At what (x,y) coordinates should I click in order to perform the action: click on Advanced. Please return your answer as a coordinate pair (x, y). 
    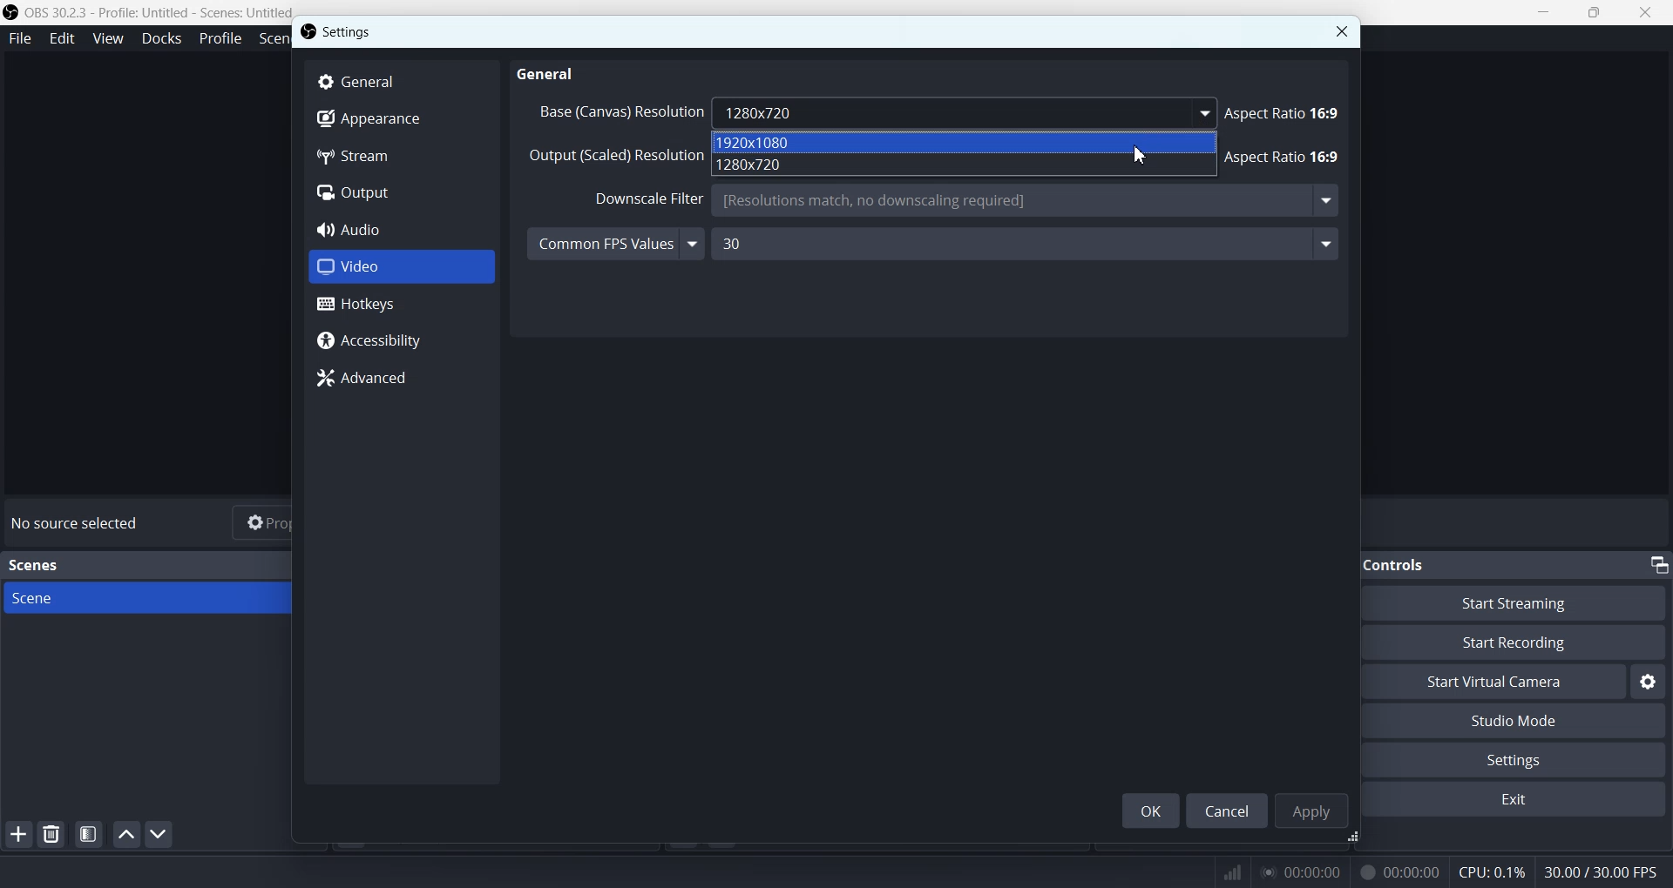
    Looking at the image, I should click on (402, 378).